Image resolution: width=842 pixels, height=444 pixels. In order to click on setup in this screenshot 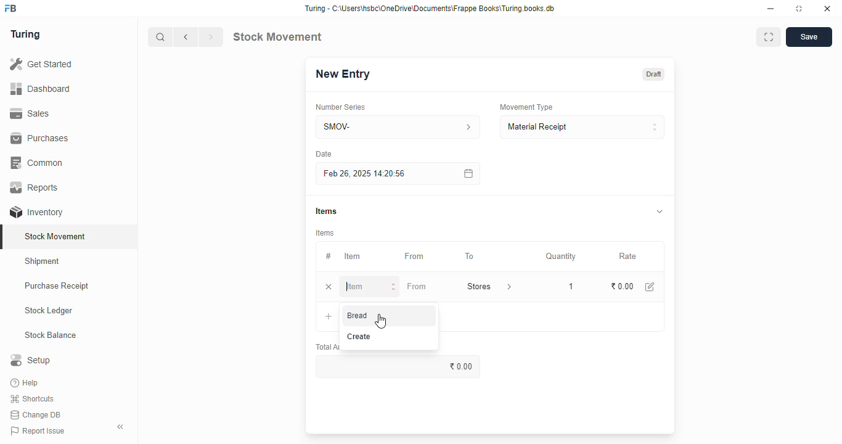, I will do `click(30, 360)`.